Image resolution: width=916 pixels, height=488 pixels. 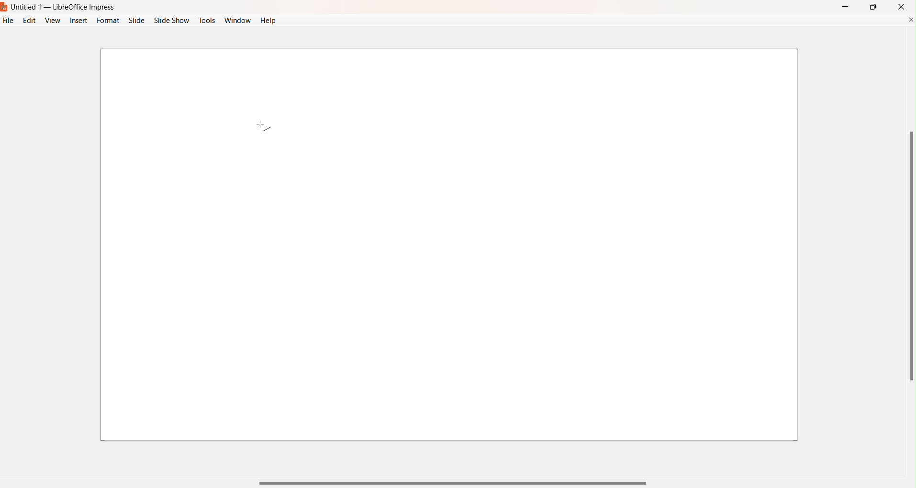 What do you see at coordinates (910, 19) in the screenshot?
I see `Close Document` at bounding box center [910, 19].